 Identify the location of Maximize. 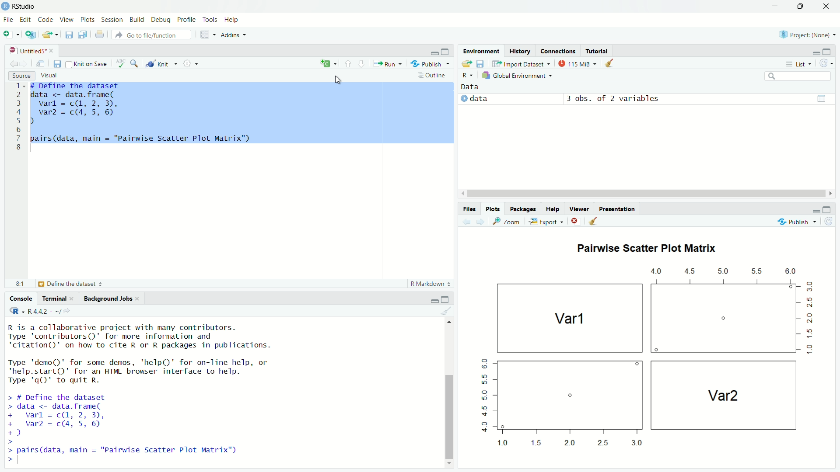
(447, 299).